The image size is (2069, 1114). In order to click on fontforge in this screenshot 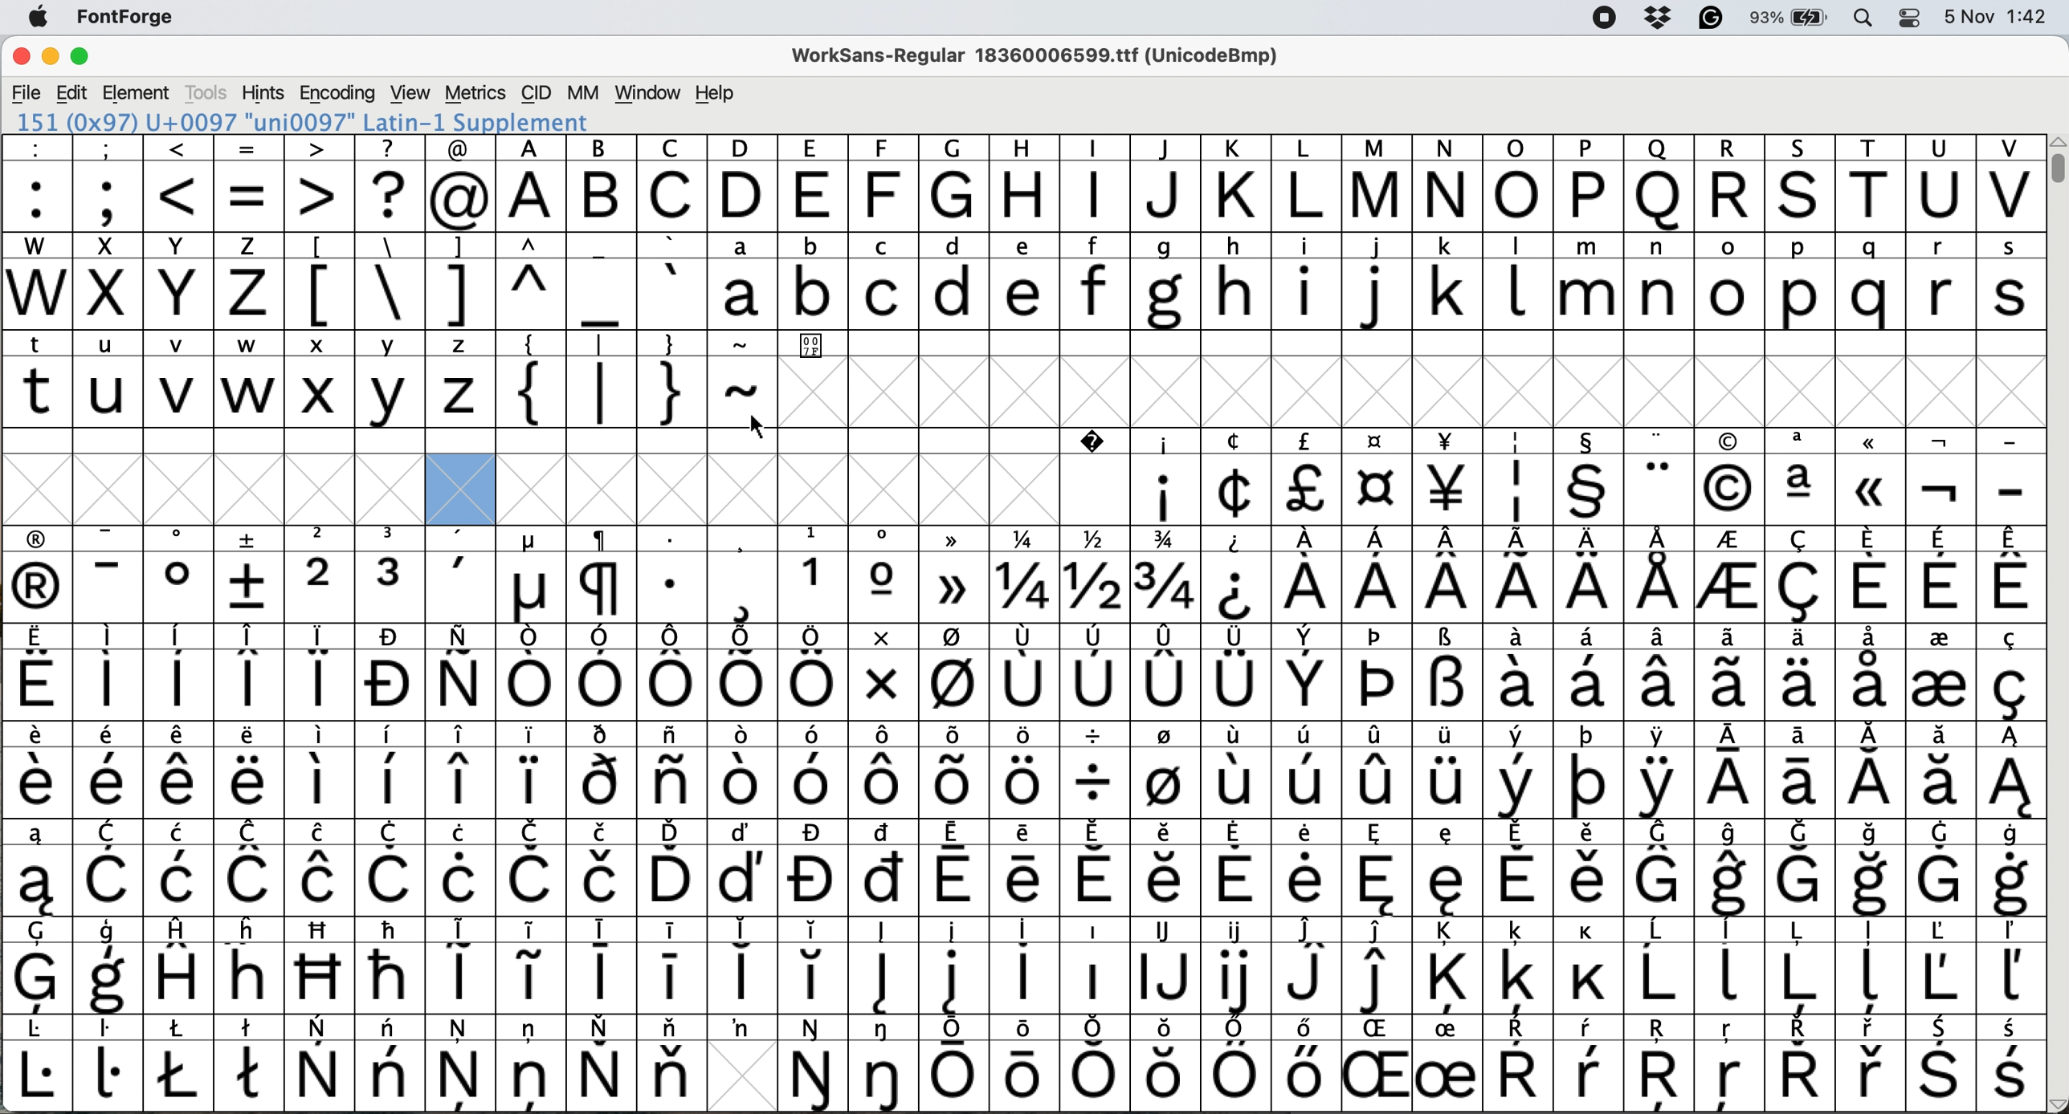, I will do `click(131, 18)`.